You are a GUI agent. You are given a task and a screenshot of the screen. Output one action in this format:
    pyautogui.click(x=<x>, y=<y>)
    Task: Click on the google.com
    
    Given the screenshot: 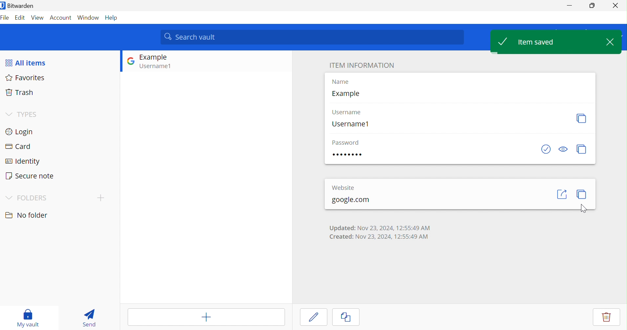 What is the action you would take?
    pyautogui.click(x=350, y=200)
    